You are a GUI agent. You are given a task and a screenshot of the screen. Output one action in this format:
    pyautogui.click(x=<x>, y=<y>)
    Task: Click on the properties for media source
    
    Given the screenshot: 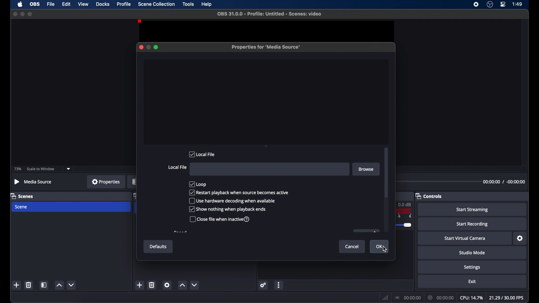 What is the action you would take?
    pyautogui.click(x=266, y=47)
    